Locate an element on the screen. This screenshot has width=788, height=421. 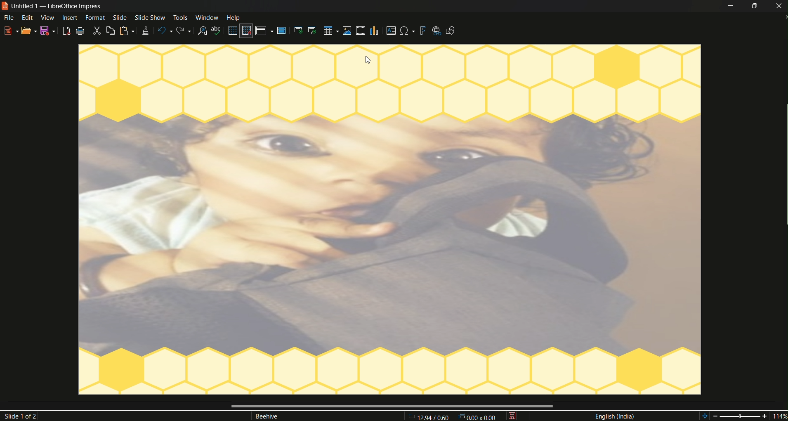
window is located at coordinates (208, 17).